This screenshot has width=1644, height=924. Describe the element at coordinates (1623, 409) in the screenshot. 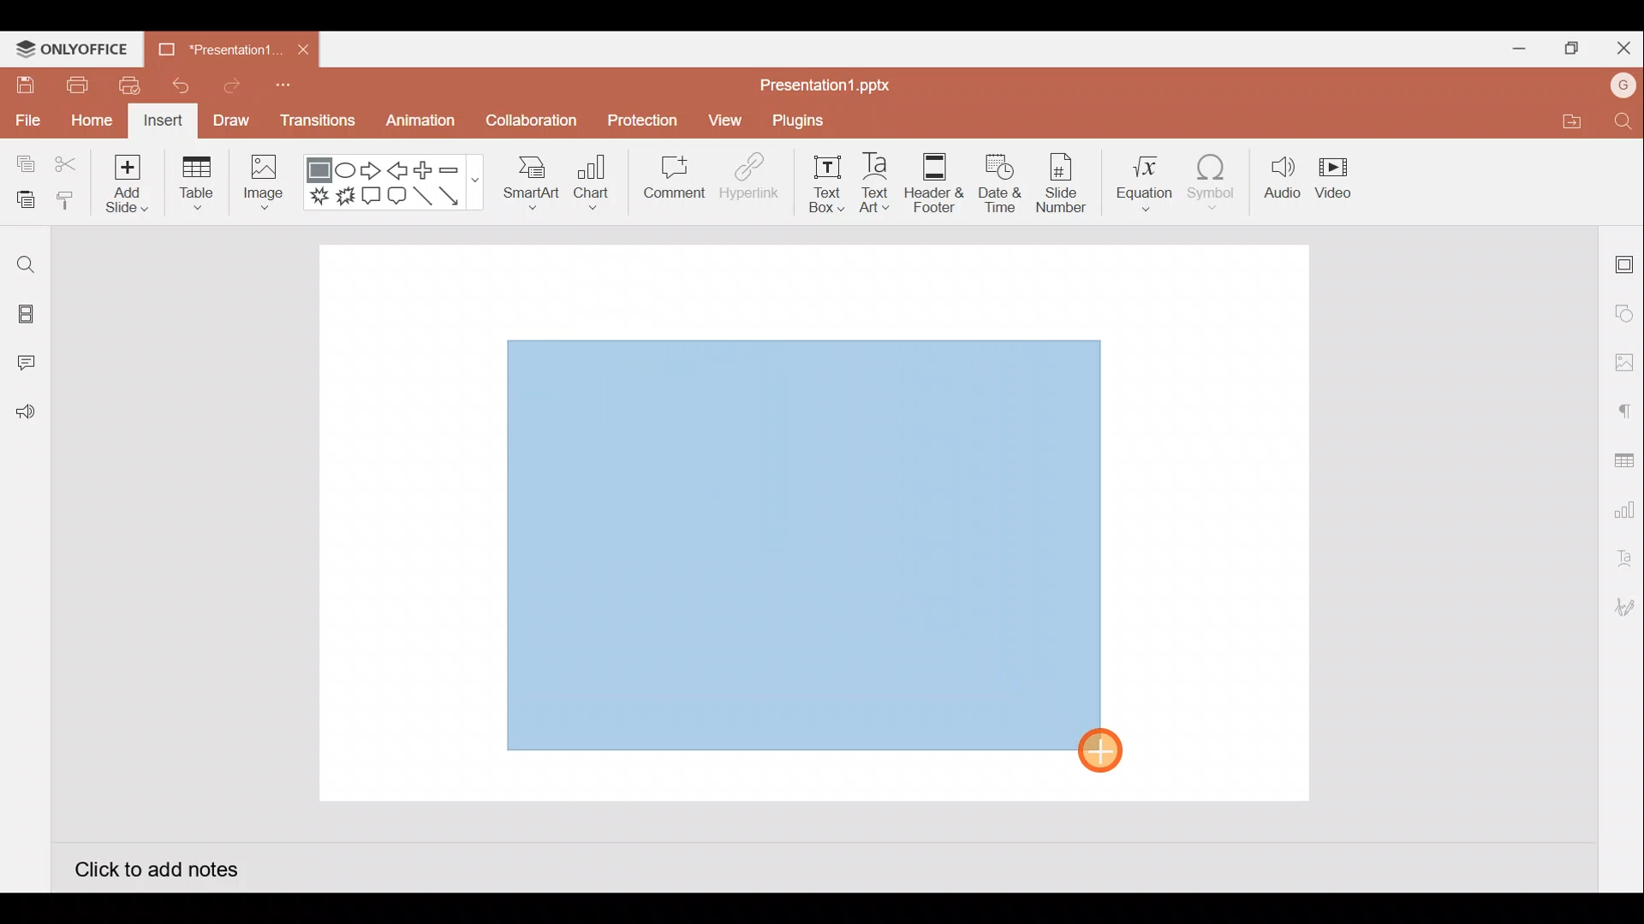

I see `Paragraph settings` at that location.